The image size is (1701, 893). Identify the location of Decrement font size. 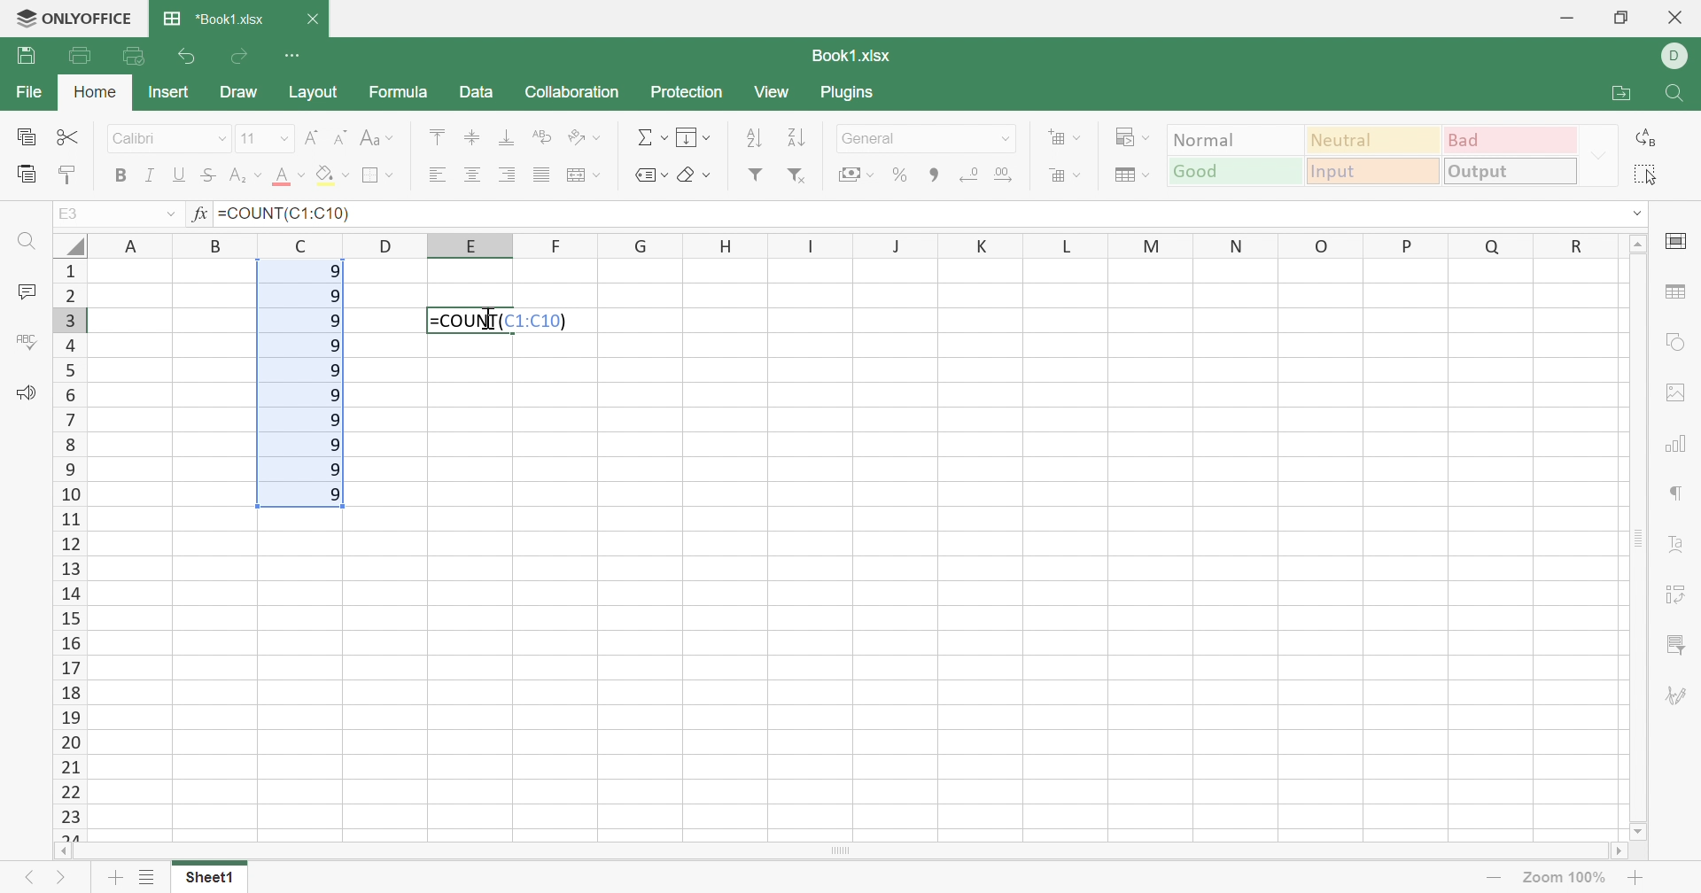
(341, 136).